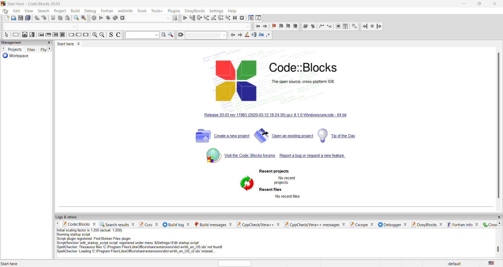  Describe the element at coordinates (157, 11) in the screenshot. I see `tools +` at that location.